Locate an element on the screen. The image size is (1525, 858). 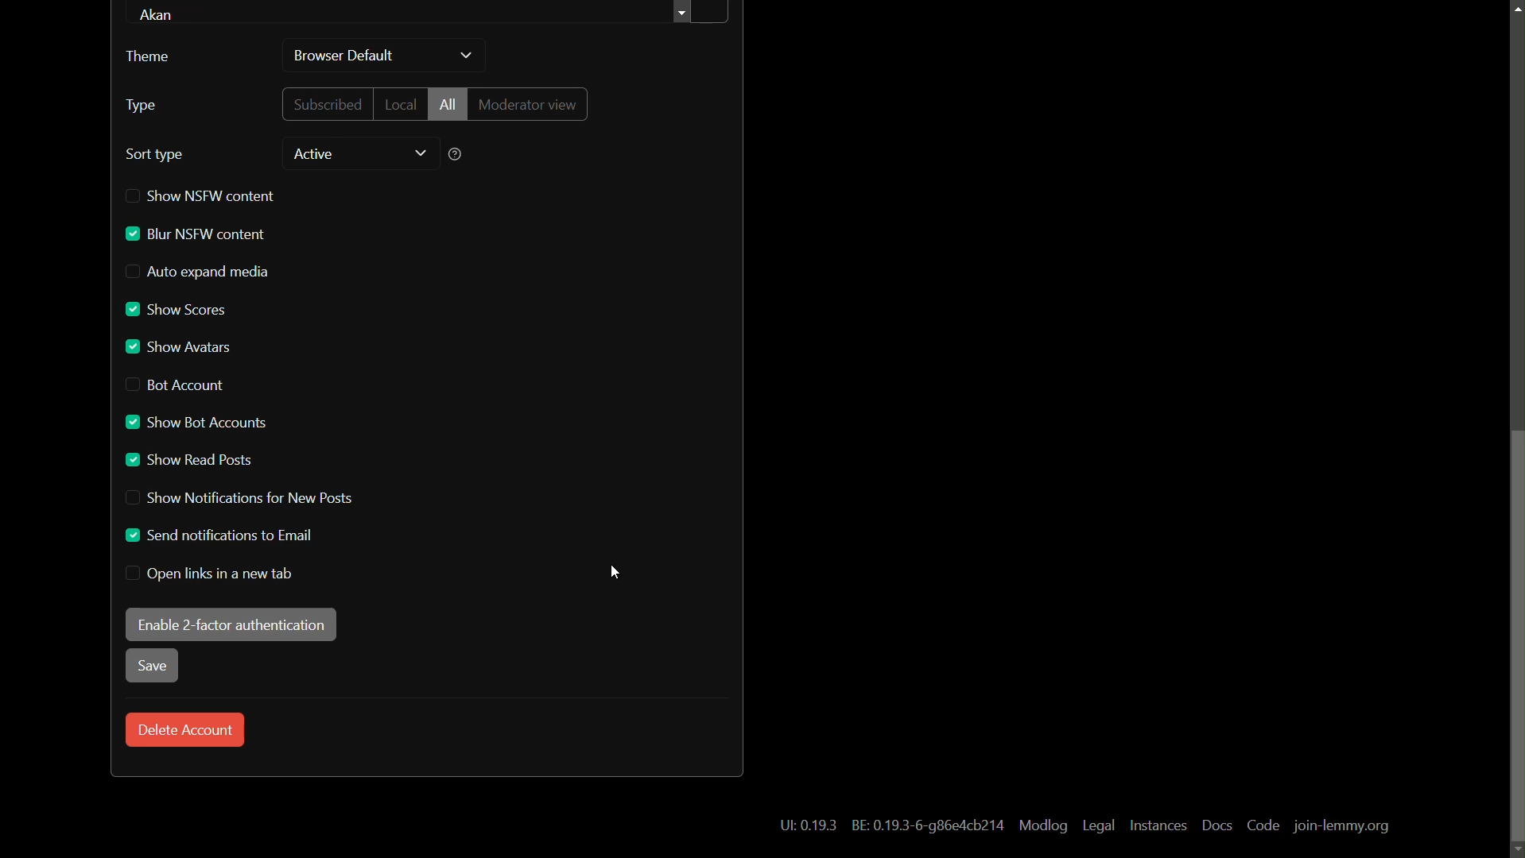
type is located at coordinates (142, 105).